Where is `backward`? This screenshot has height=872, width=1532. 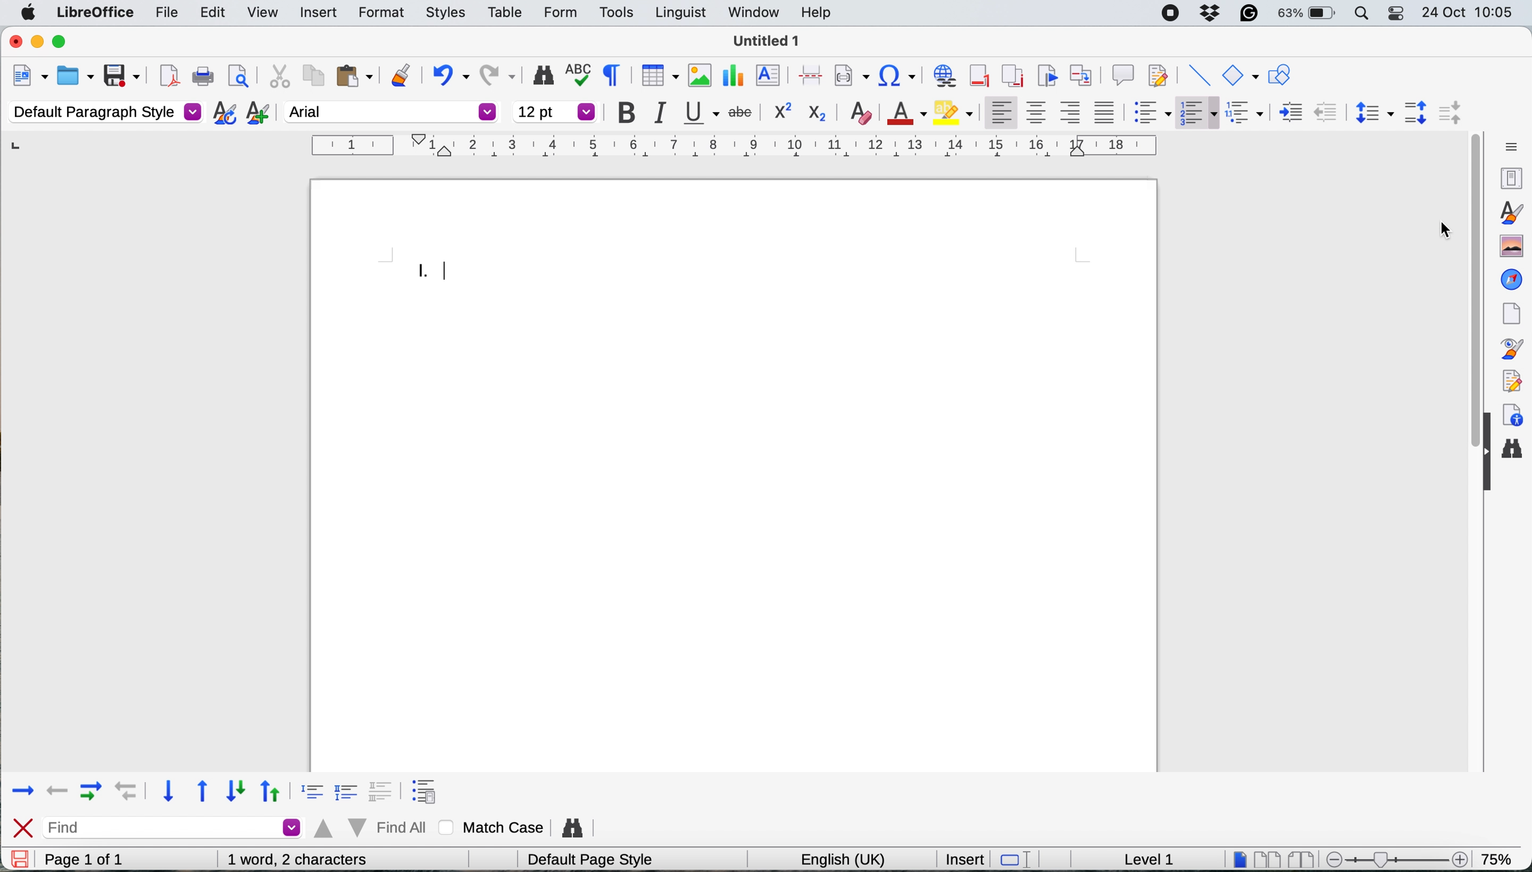
backward is located at coordinates (59, 788).